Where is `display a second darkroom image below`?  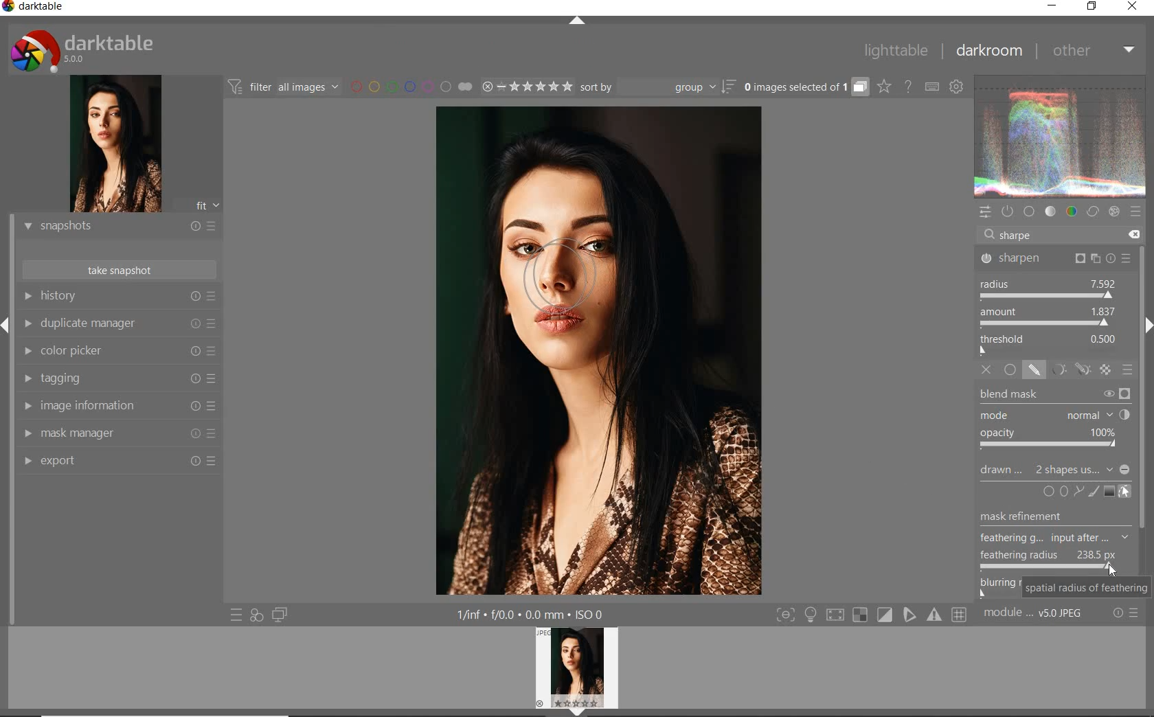 display a second darkroom image below is located at coordinates (281, 614).